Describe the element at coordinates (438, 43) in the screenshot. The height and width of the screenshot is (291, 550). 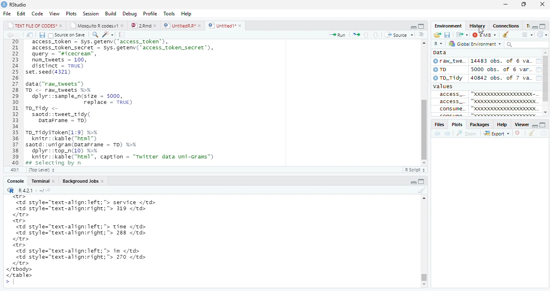
I see `R` at that location.